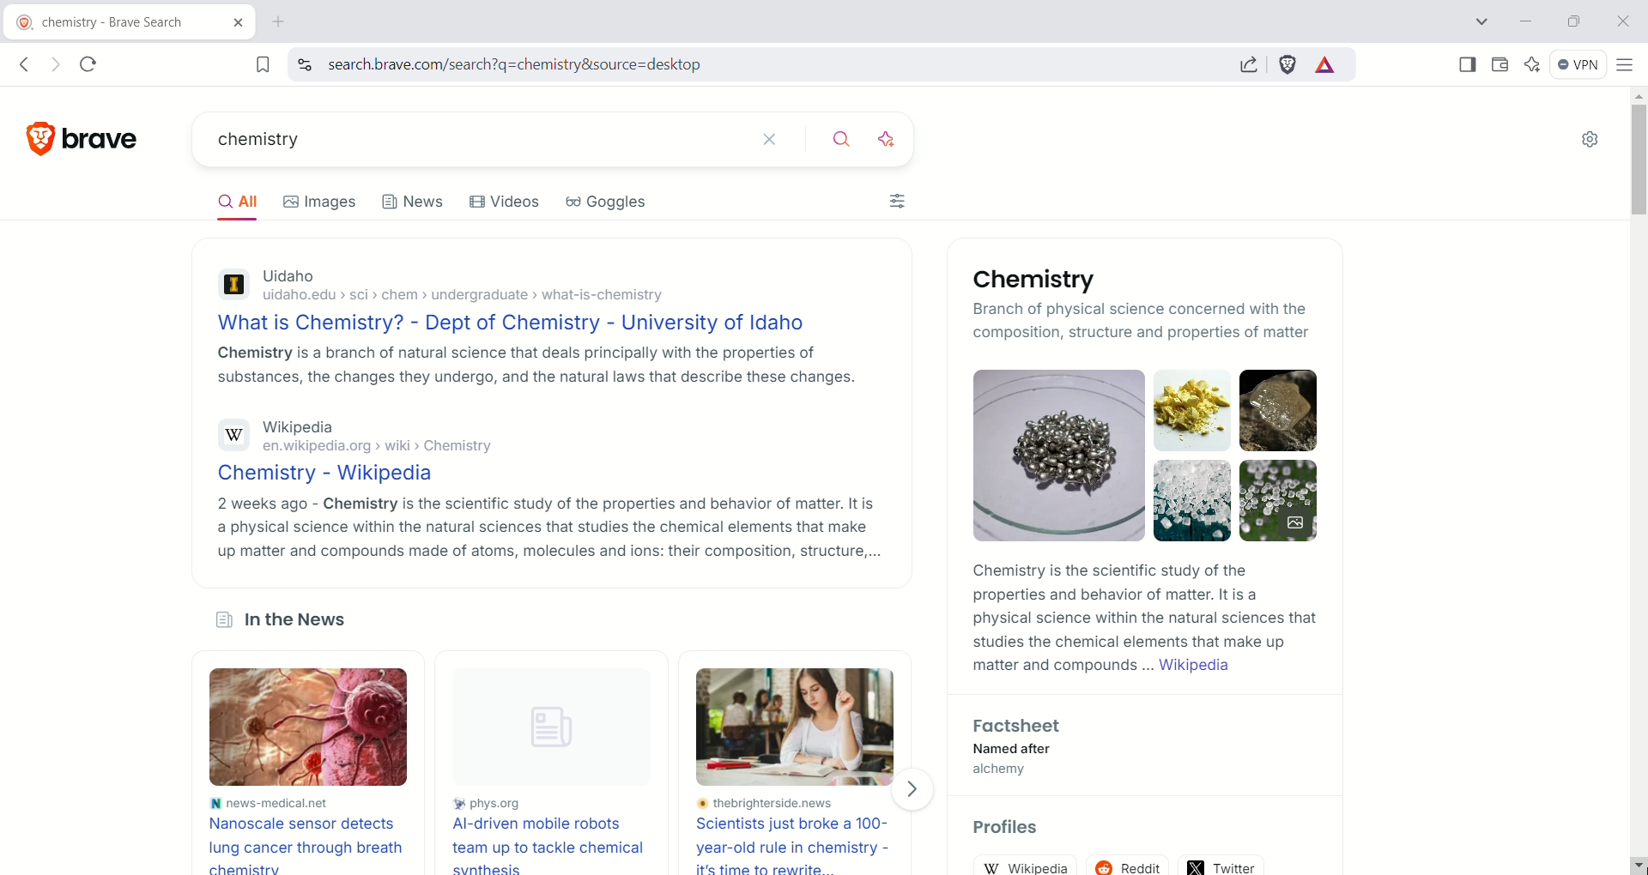  Describe the element at coordinates (1149, 455) in the screenshot. I see `Chemical compounds` at that location.